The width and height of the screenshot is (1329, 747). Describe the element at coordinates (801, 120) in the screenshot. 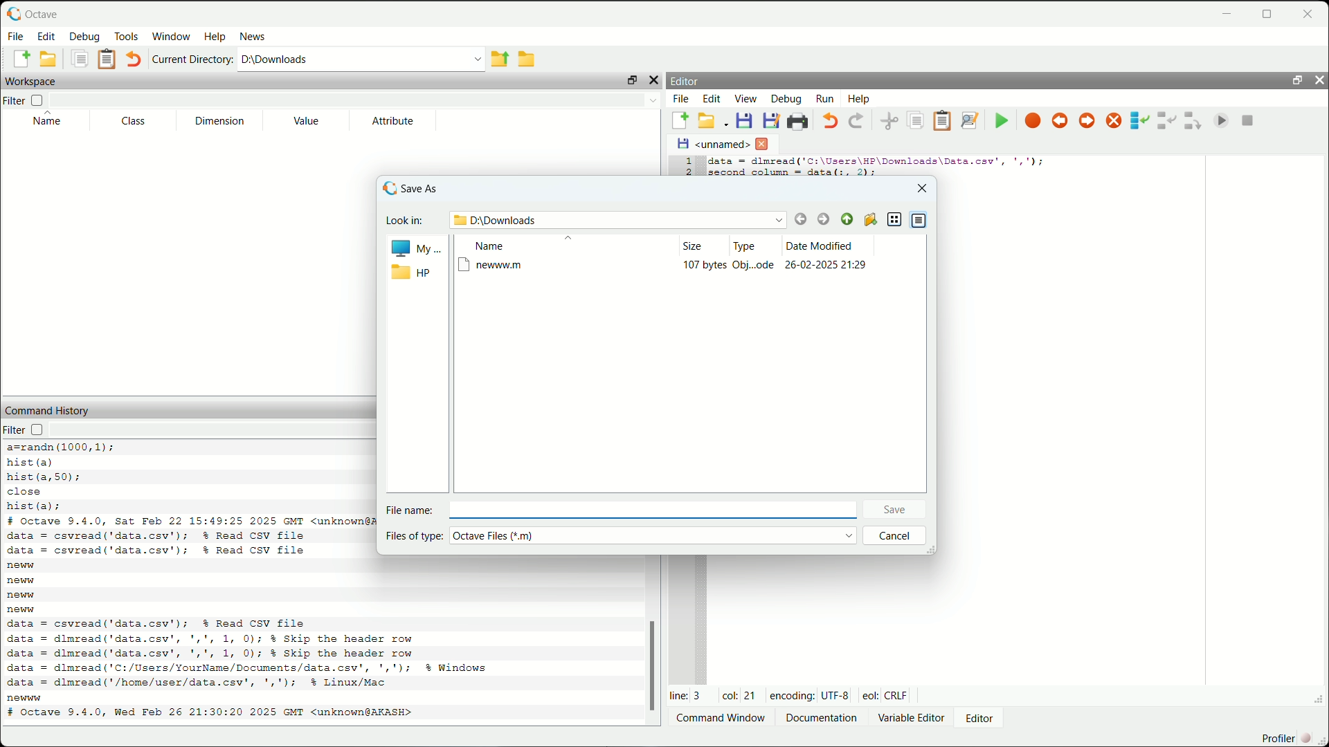

I see `print` at that location.